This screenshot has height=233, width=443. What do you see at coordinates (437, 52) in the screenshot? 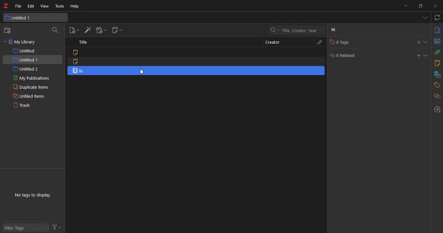
I see `attach` at bounding box center [437, 52].